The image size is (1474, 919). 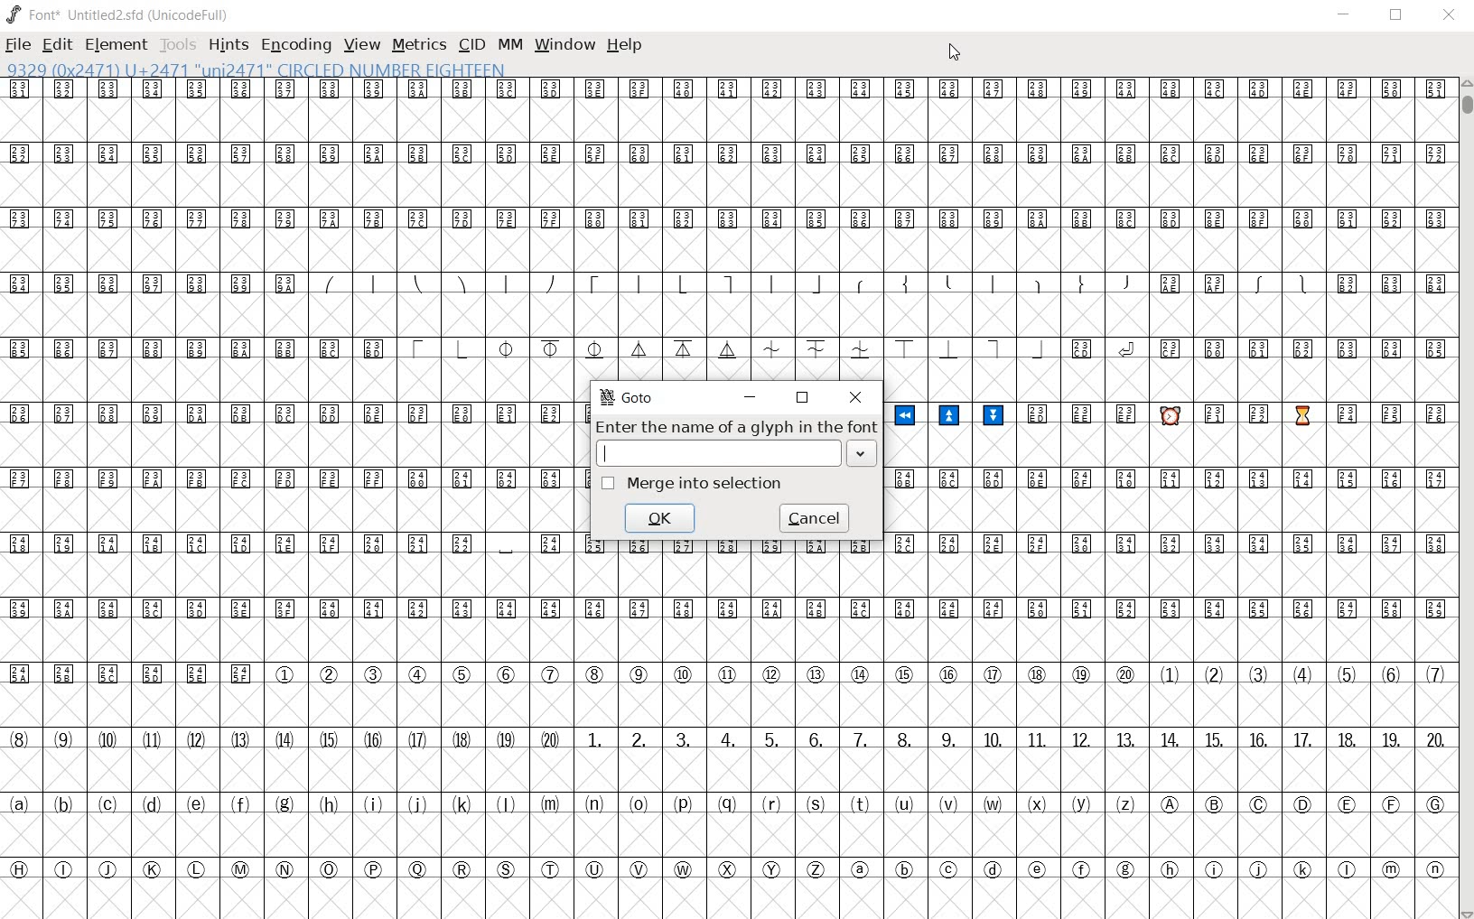 What do you see at coordinates (728, 454) in the screenshot?
I see `text box` at bounding box center [728, 454].